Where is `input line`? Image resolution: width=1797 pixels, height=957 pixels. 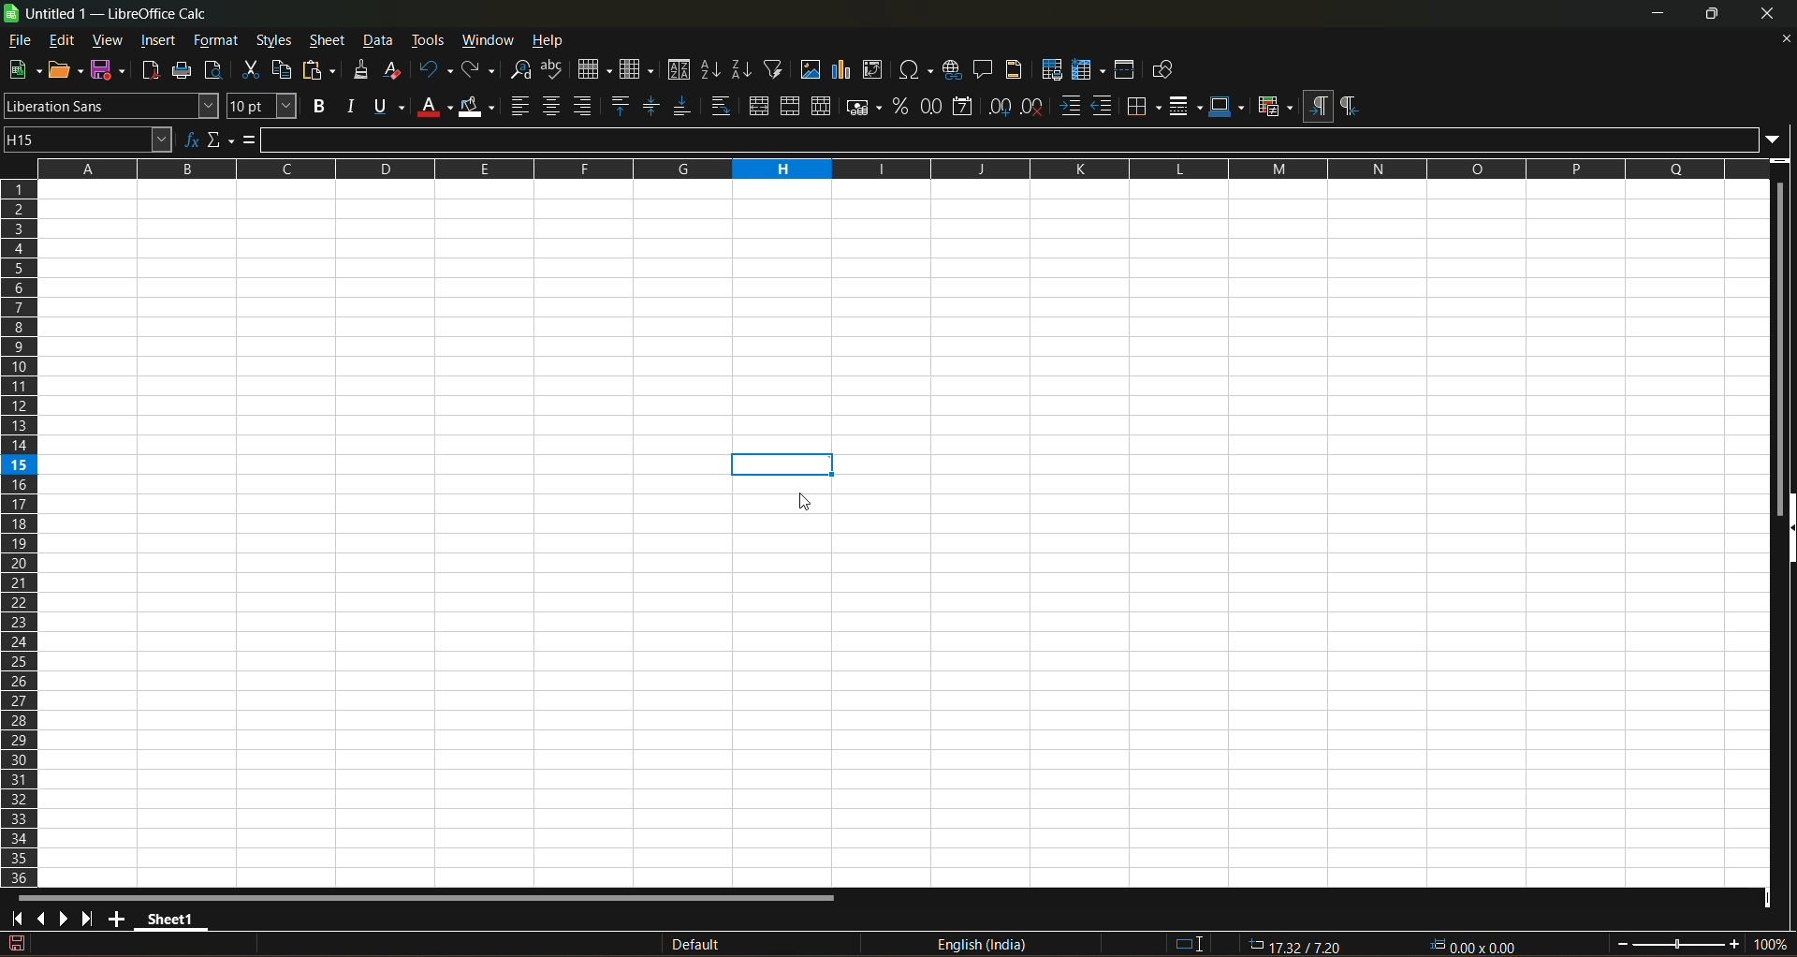
input line is located at coordinates (1020, 139).